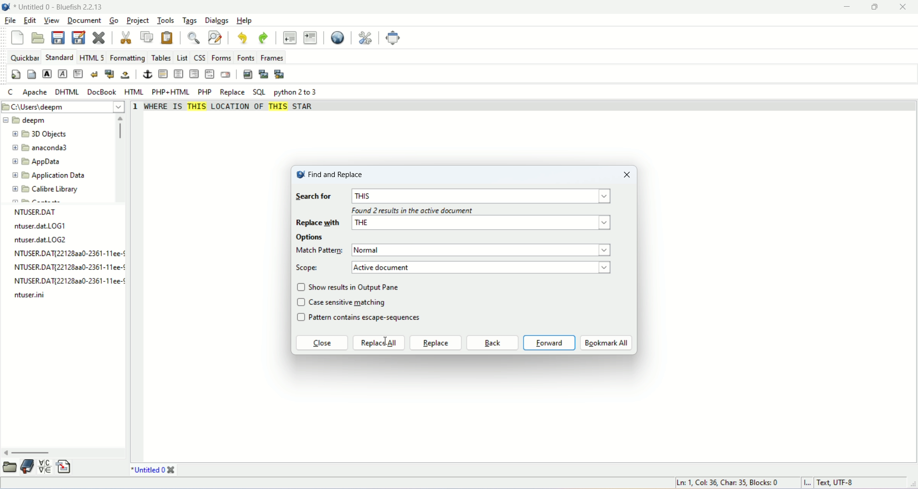  I want to click on fonts, so click(247, 57).